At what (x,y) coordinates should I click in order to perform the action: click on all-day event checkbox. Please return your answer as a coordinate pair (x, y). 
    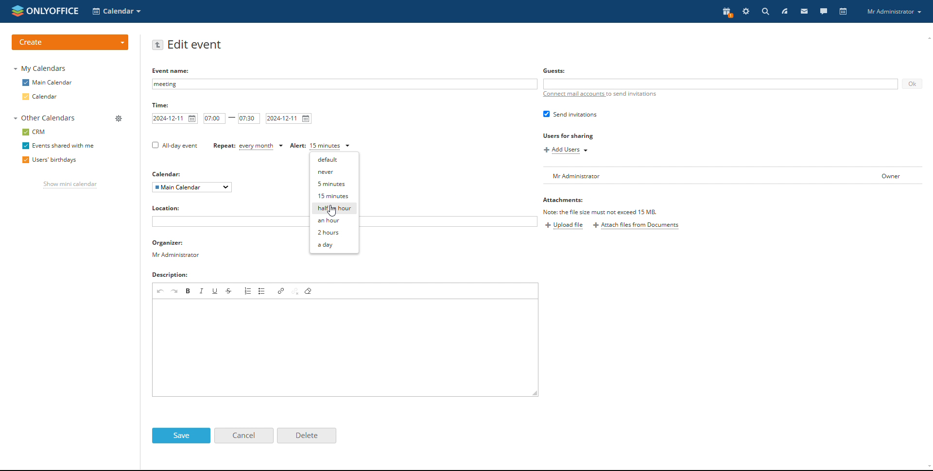
    Looking at the image, I should click on (173, 146).